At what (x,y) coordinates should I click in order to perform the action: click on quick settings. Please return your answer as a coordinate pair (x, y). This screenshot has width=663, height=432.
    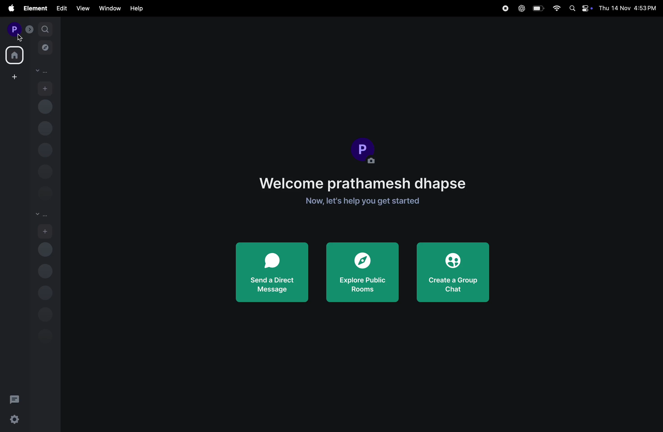
    Looking at the image, I should click on (15, 420).